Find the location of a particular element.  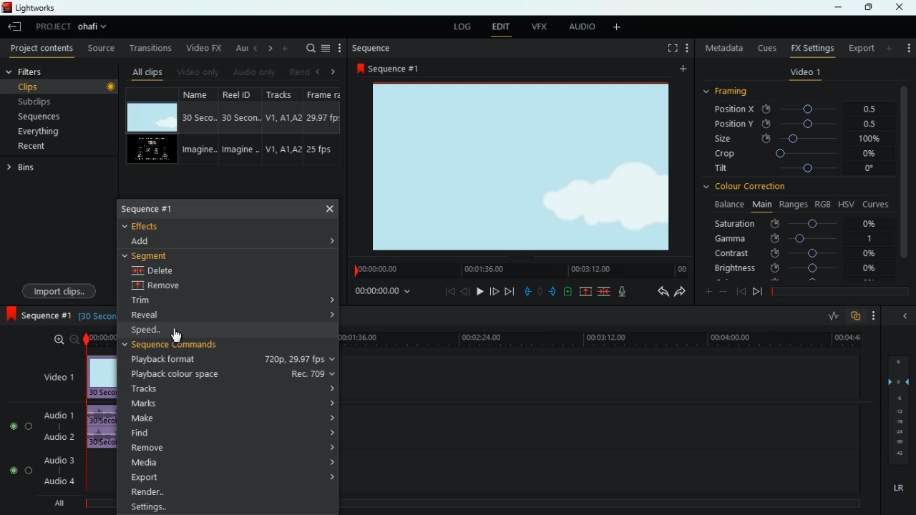

size is located at coordinates (797, 139).